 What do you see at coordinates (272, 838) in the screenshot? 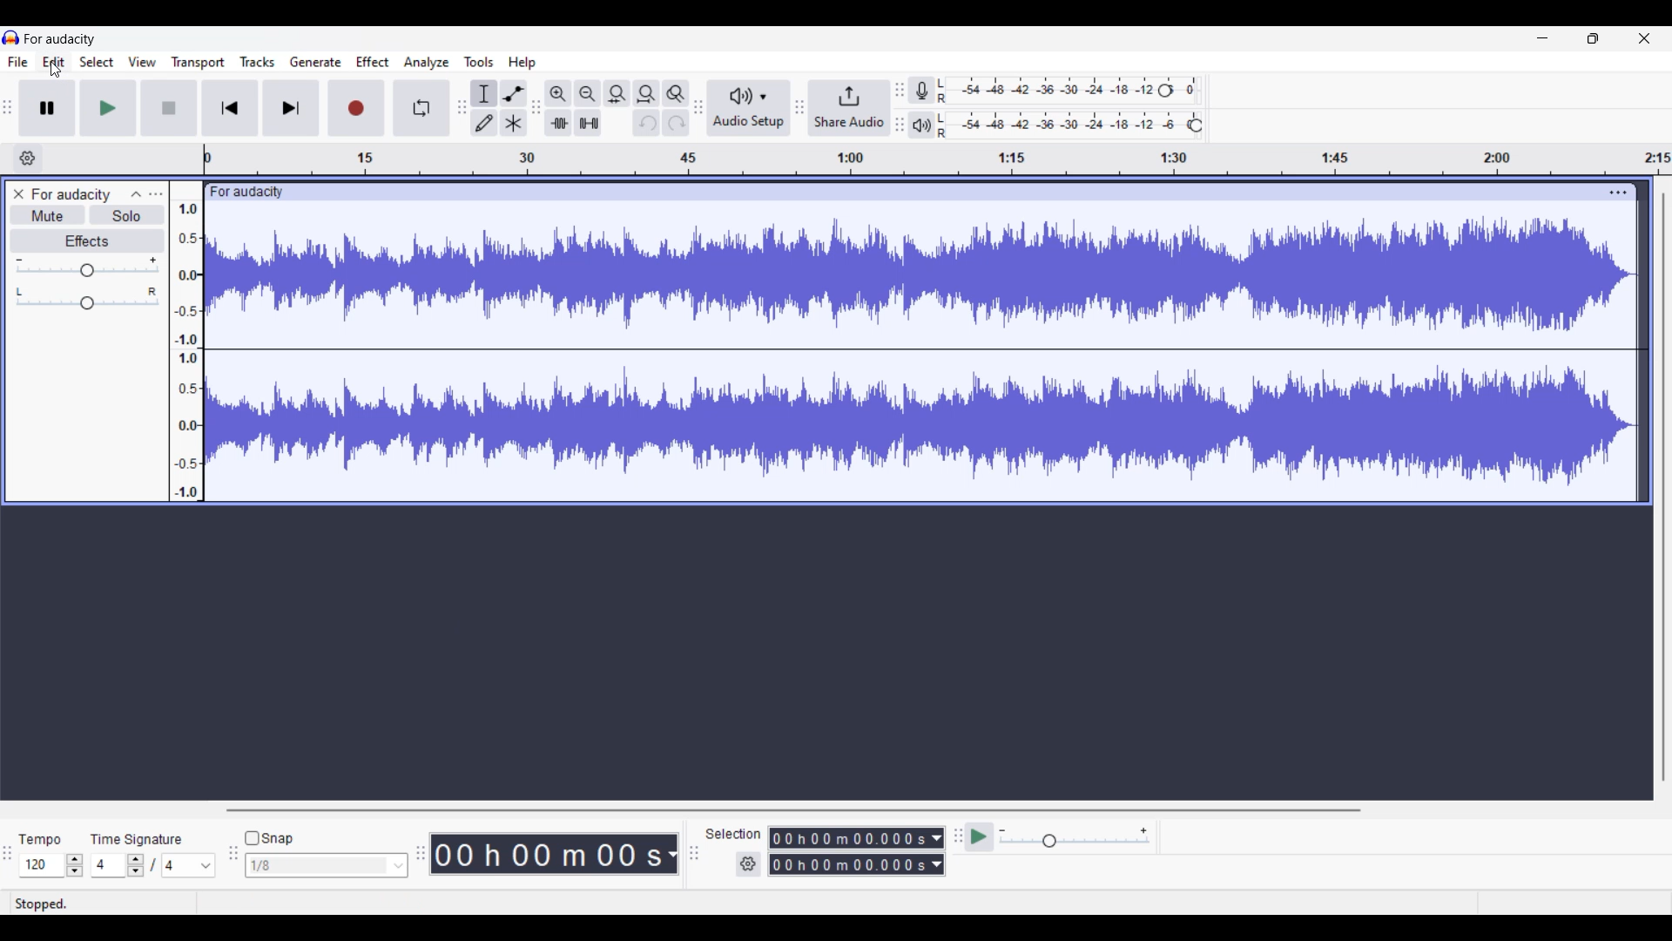
I see `Snap toggle` at bounding box center [272, 838].